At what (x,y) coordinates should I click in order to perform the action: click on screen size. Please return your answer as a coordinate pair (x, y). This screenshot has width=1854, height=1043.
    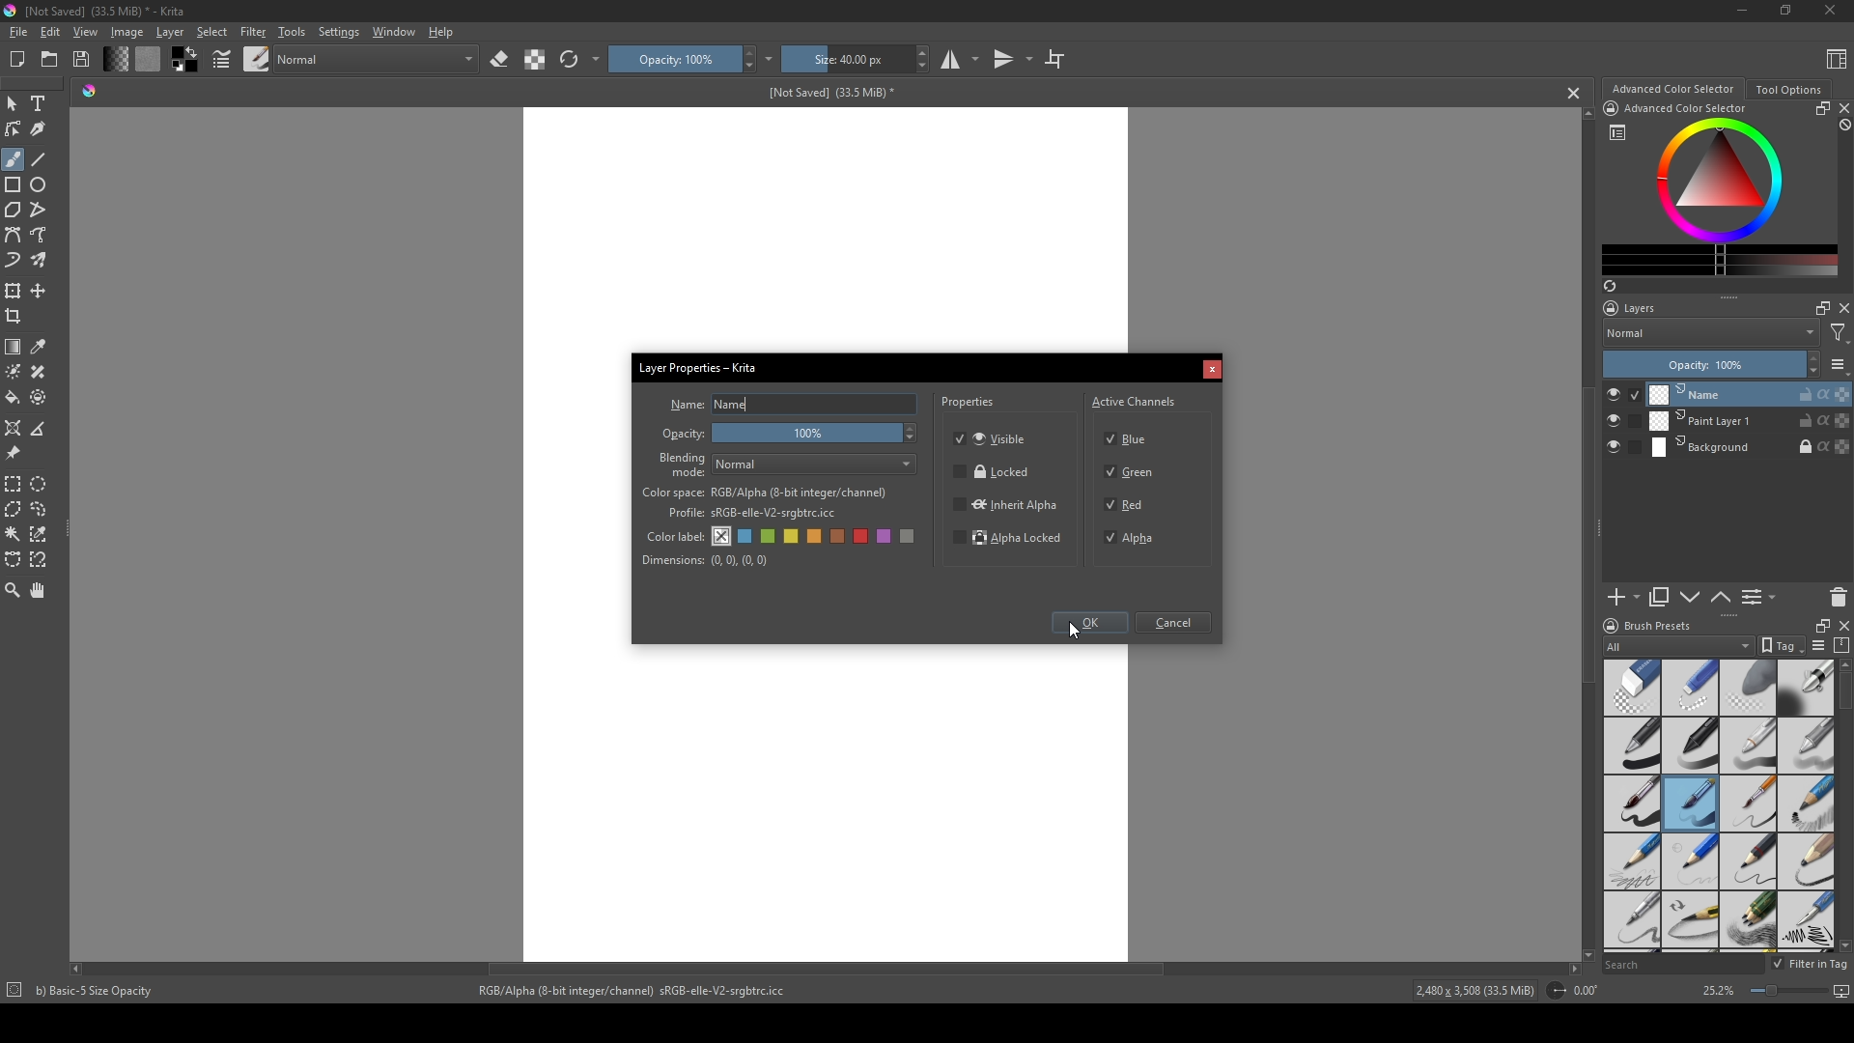
    Looking at the image, I should click on (1796, 993).